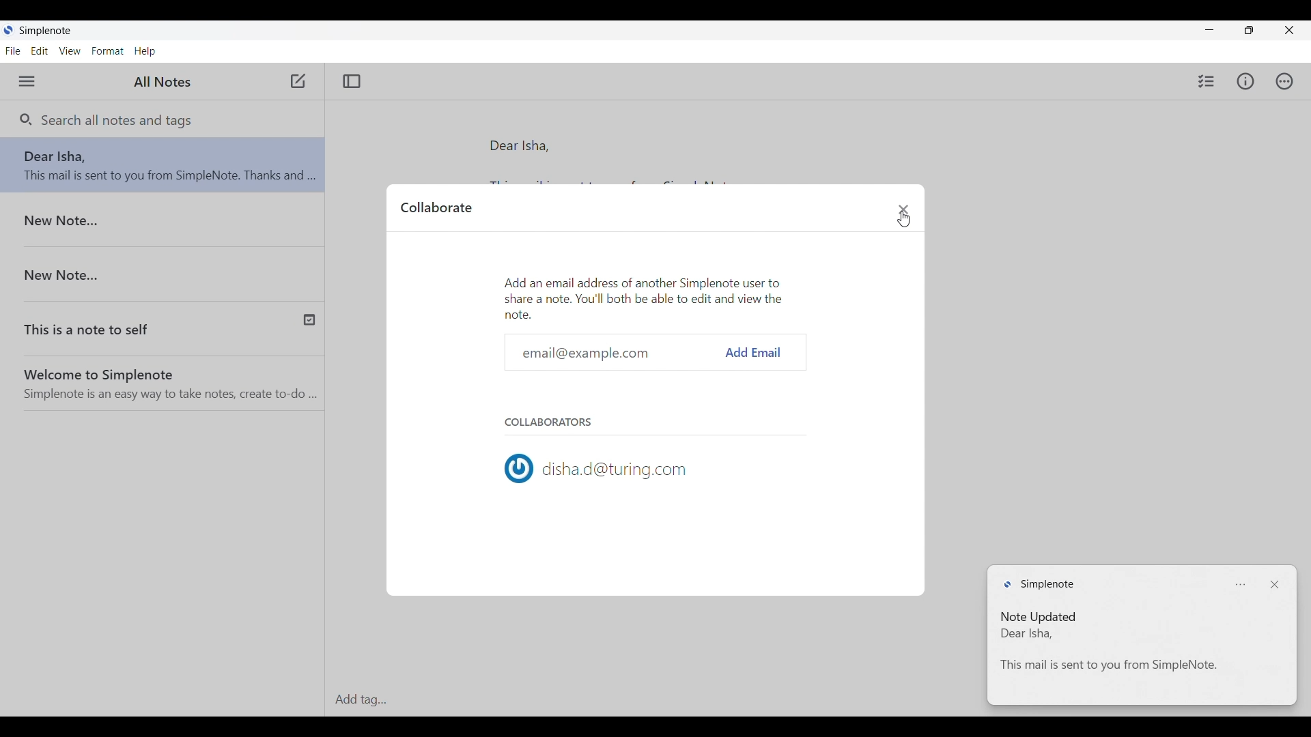 The image size is (1311, 737). What do you see at coordinates (145, 51) in the screenshot?
I see `Help` at bounding box center [145, 51].